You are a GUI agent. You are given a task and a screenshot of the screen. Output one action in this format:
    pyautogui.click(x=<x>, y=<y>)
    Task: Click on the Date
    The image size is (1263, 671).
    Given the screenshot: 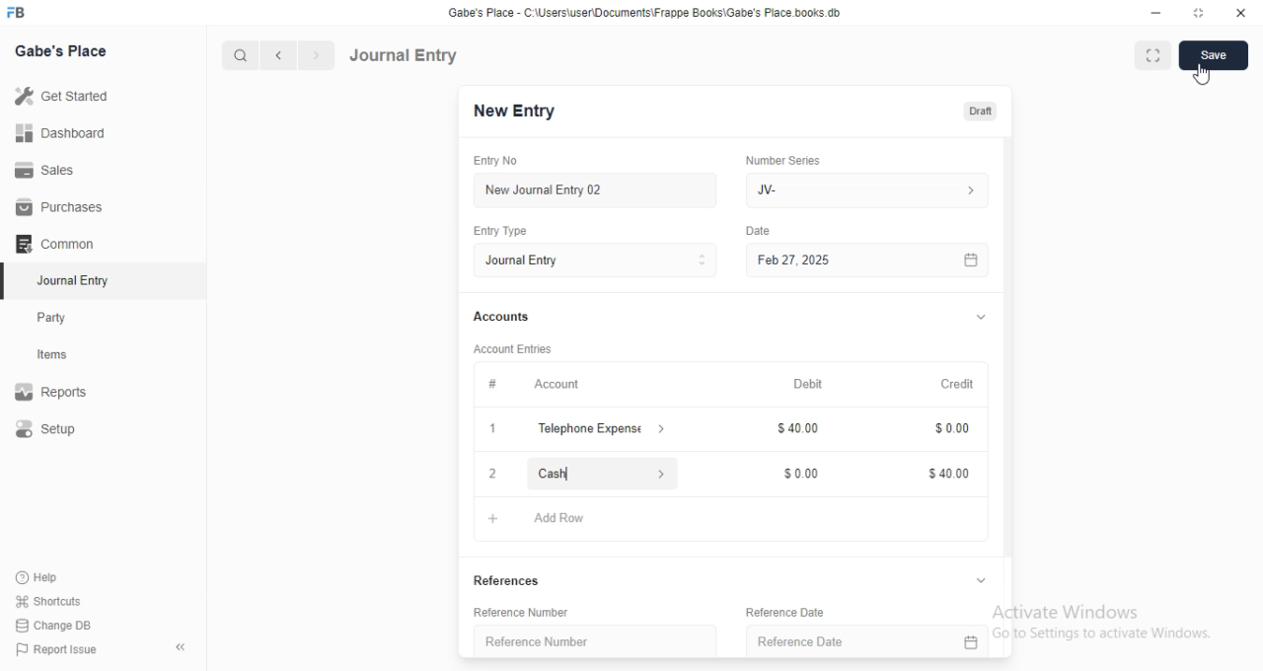 What is the action you would take?
    pyautogui.click(x=762, y=229)
    